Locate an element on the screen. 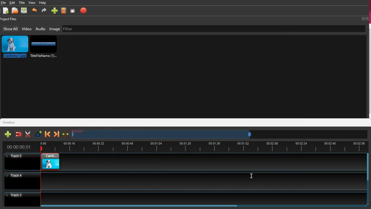 This screenshot has width=371, height=209. image is located at coordinates (48, 162).